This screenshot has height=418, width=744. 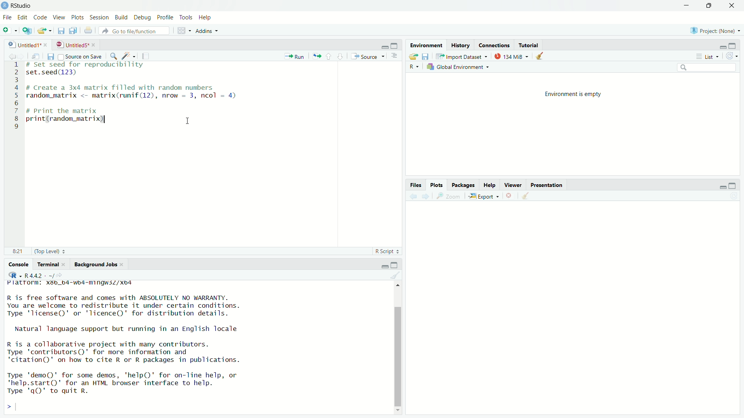 What do you see at coordinates (734, 6) in the screenshot?
I see `close` at bounding box center [734, 6].